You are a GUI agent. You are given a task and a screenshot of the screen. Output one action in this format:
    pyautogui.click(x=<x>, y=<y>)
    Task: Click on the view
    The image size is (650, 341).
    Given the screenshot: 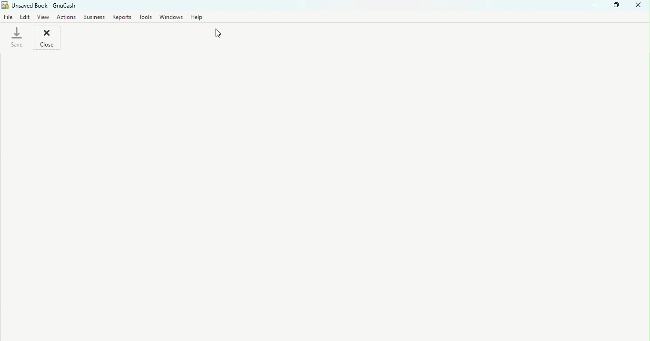 What is the action you would take?
    pyautogui.click(x=44, y=18)
    